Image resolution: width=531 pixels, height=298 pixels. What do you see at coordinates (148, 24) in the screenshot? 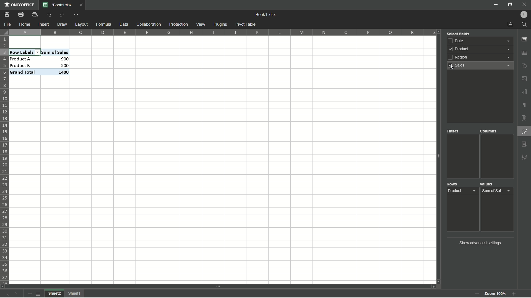
I see `Collaboration` at bounding box center [148, 24].